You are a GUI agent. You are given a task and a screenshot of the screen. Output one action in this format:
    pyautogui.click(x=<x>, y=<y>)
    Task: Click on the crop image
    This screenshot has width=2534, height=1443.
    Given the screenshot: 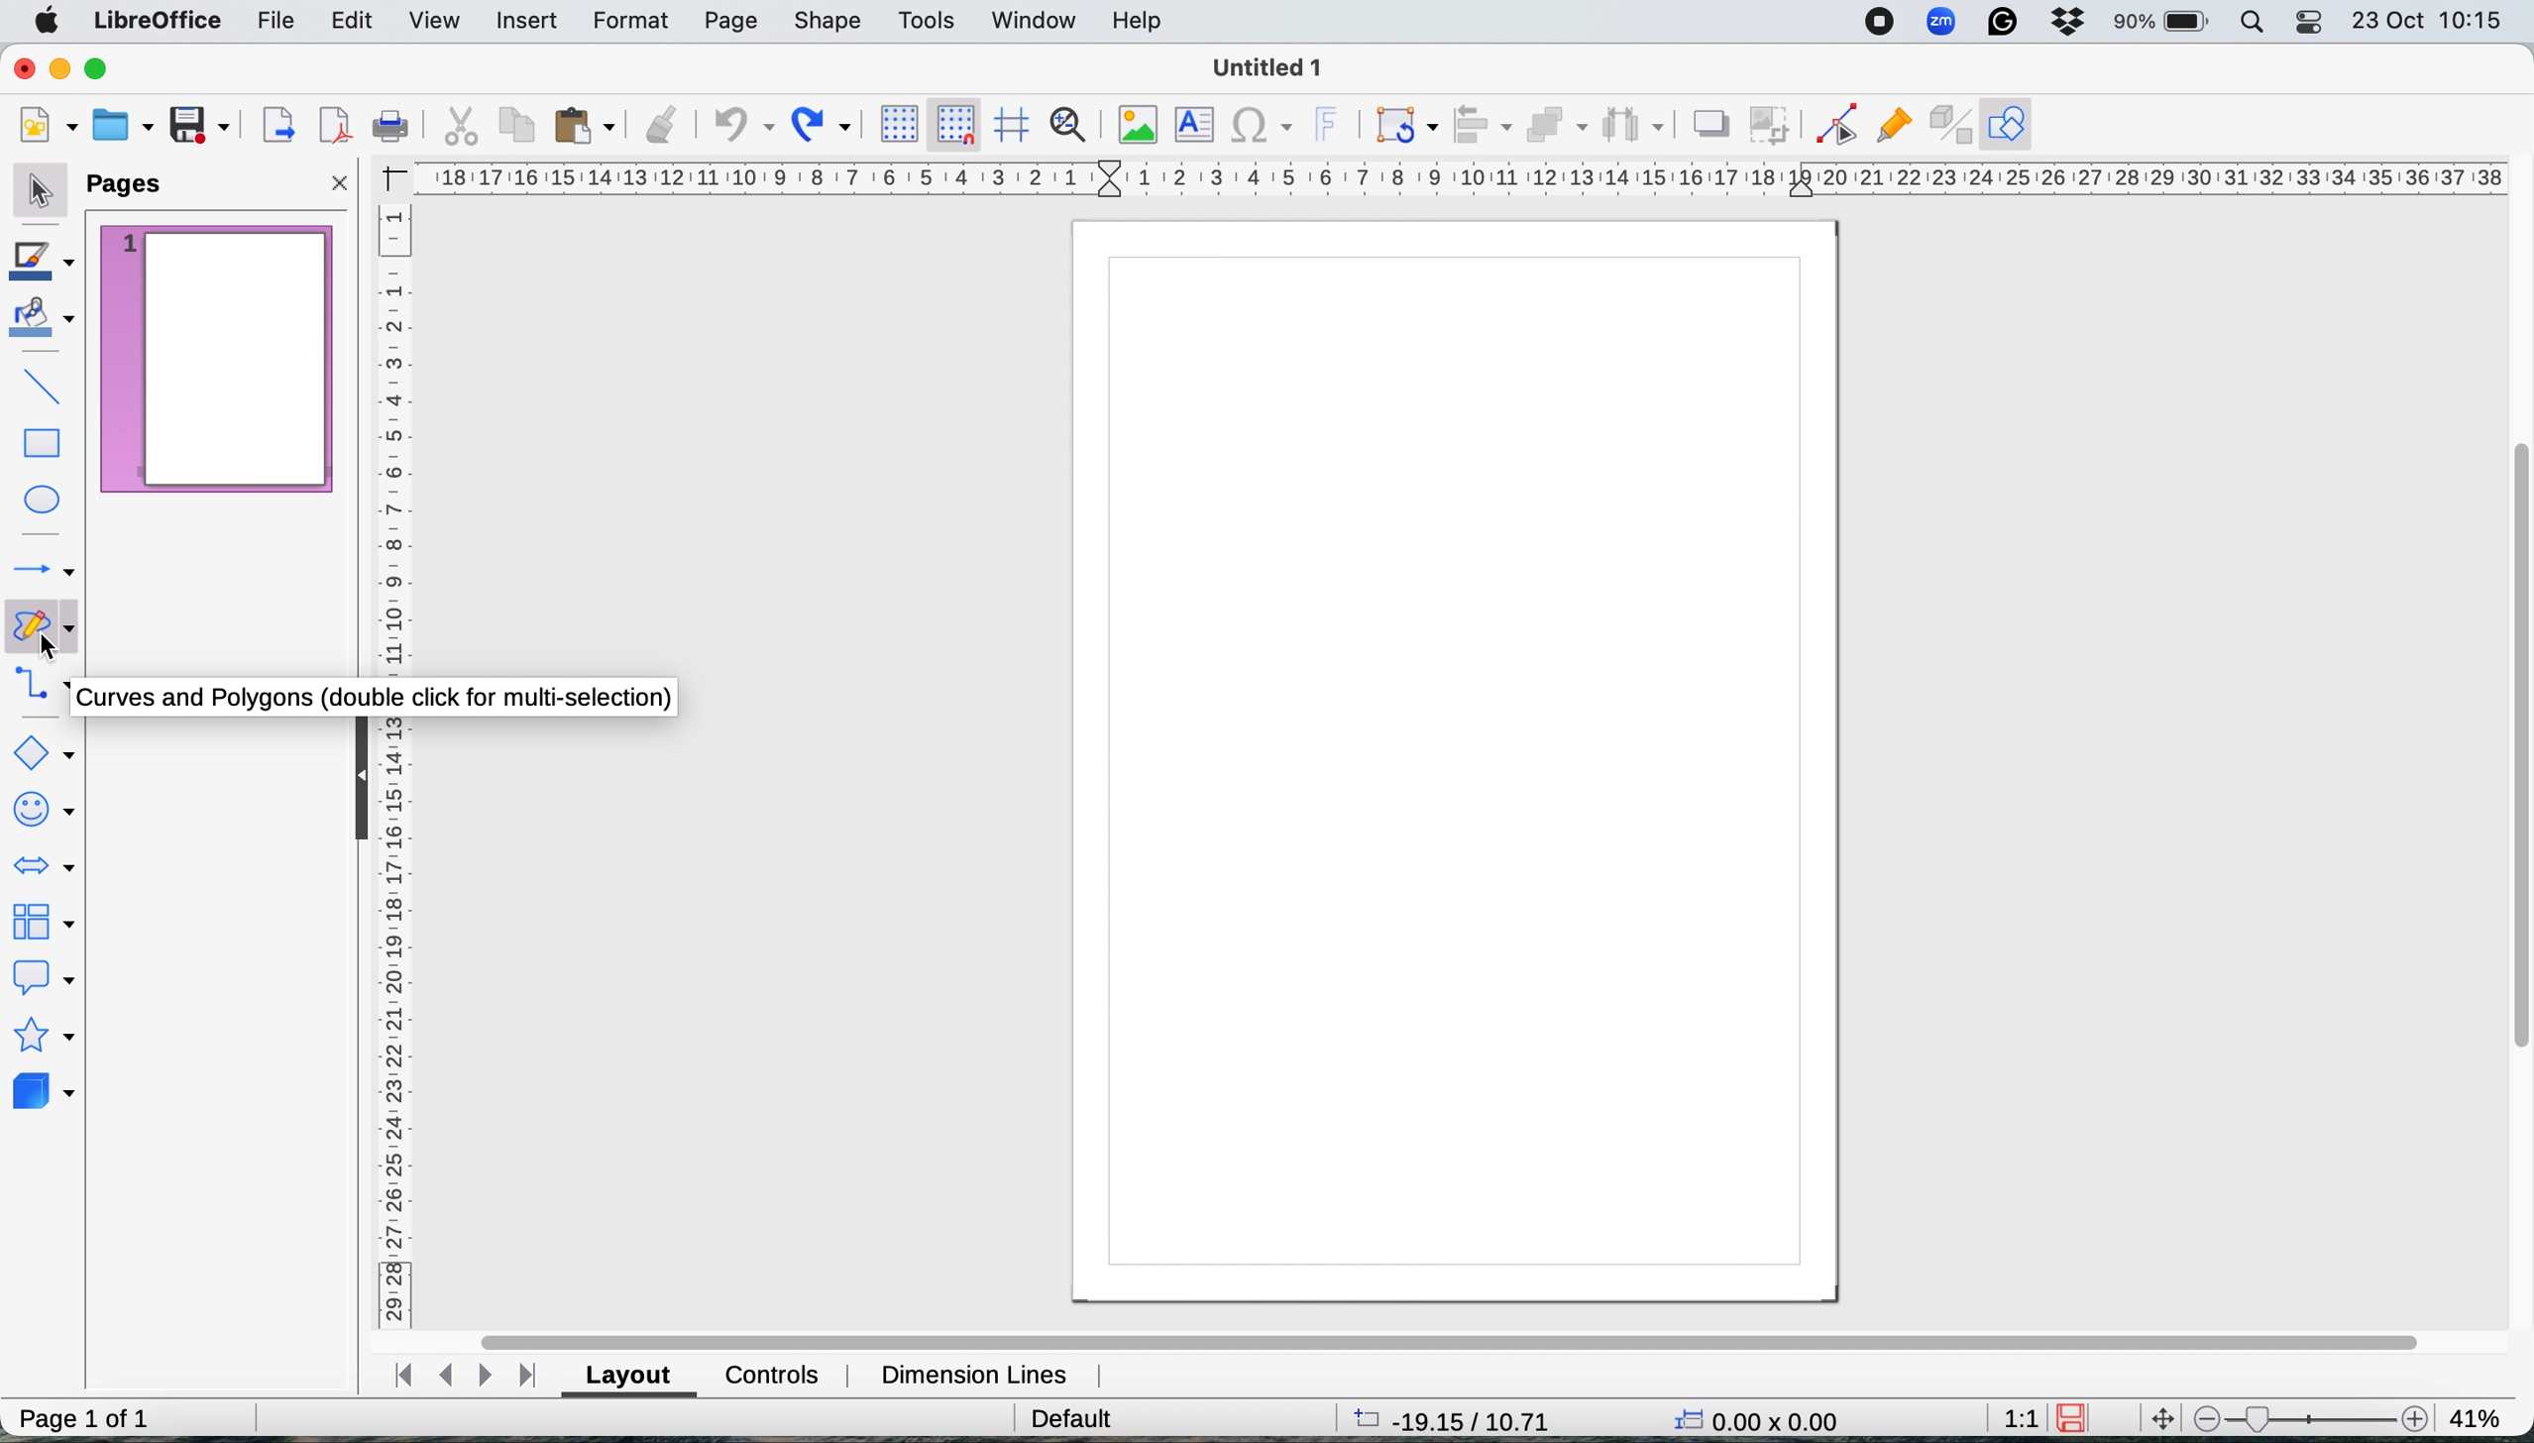 What is the action you would take?
    pyautogui.click(x=1774, y=127)
    